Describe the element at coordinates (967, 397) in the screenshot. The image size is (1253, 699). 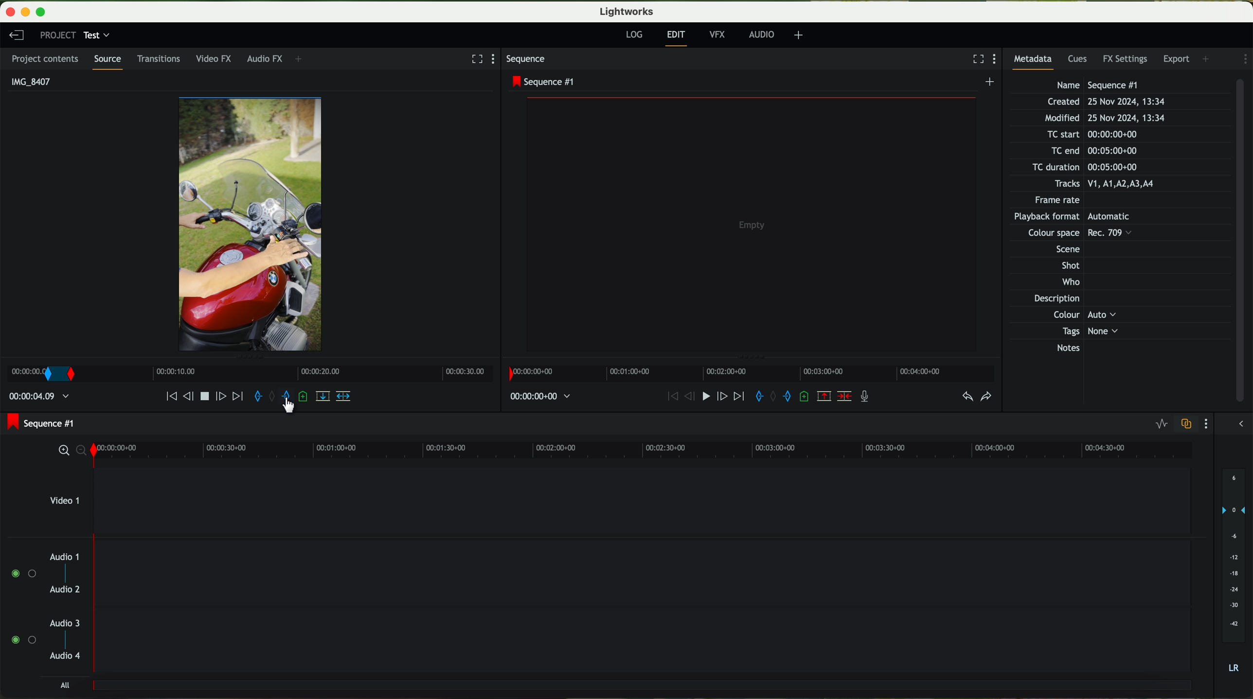
I see `undo` at that location.